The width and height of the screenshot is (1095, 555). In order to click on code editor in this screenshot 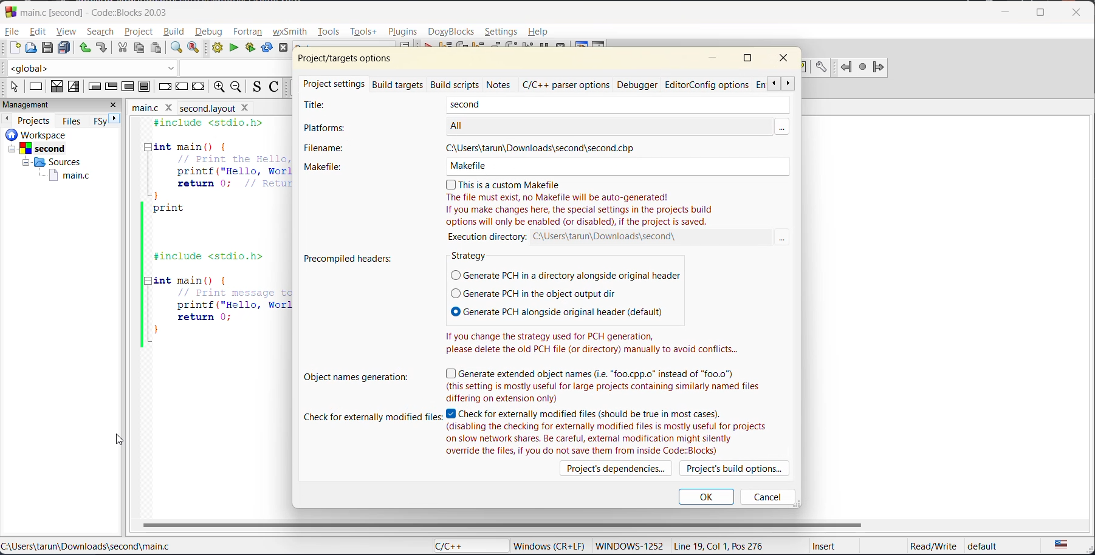, I will do `click(210, 237)`.